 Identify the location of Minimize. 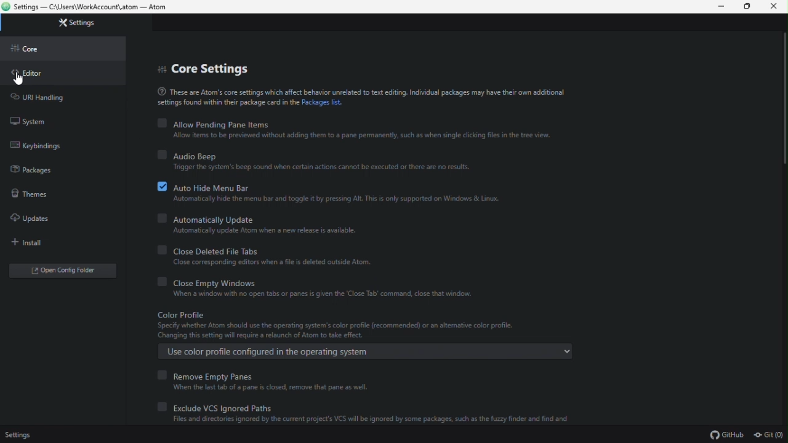
(717, 7).